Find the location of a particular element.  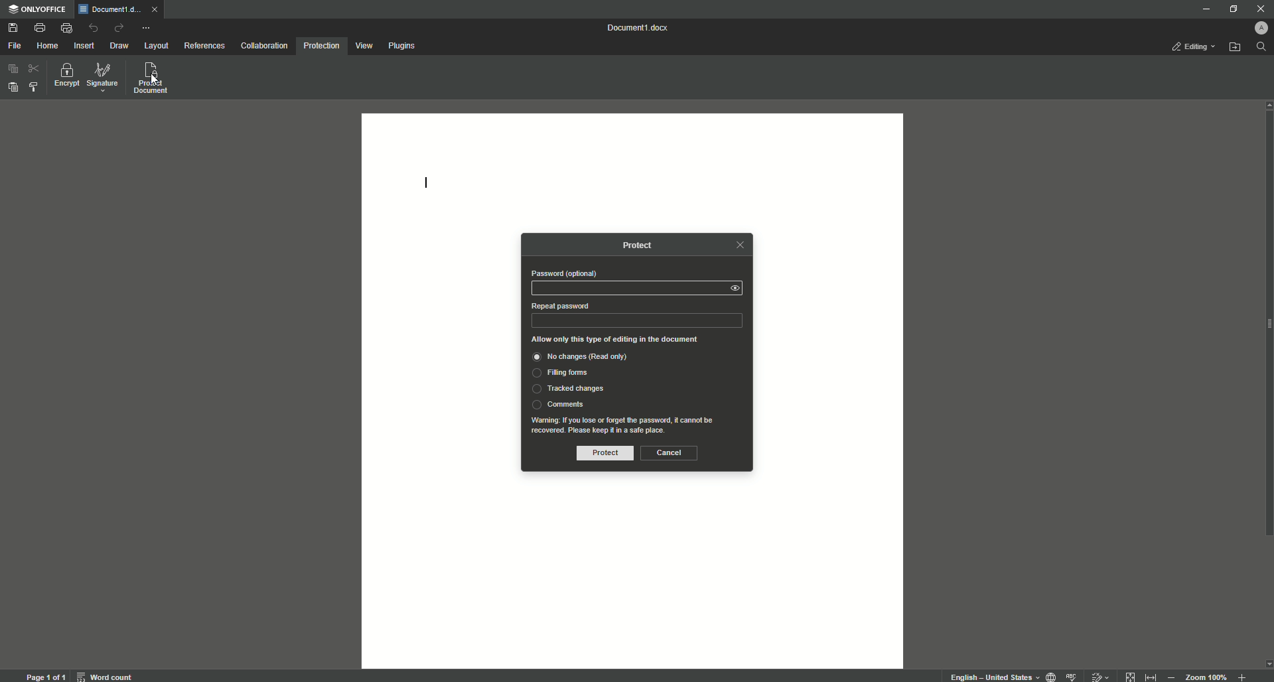

Filing Forms is located at coordinates (563, 374).